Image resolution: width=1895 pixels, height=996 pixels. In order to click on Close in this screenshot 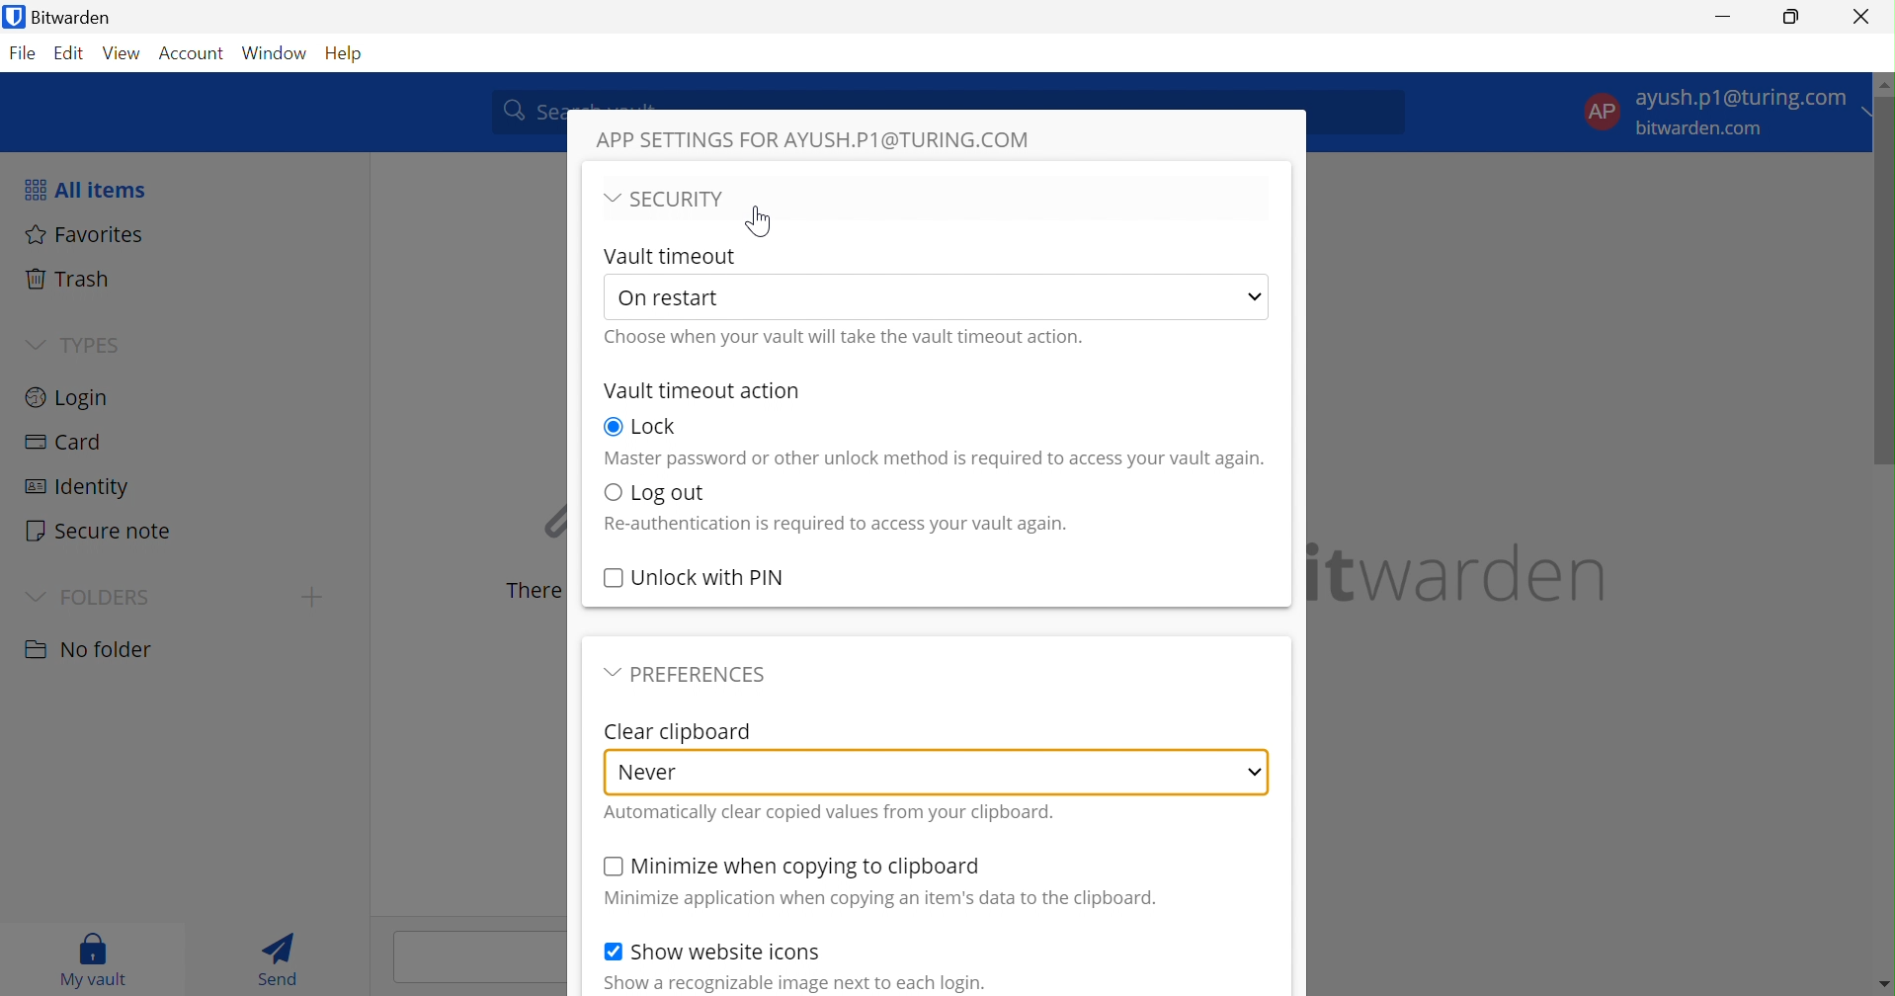, I will do `click(1860, 14)`.